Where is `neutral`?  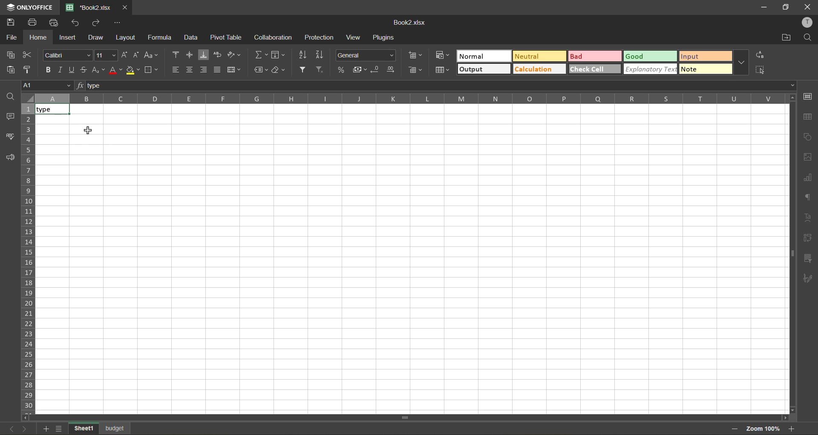
neutral is located at coordinates (539, 56).